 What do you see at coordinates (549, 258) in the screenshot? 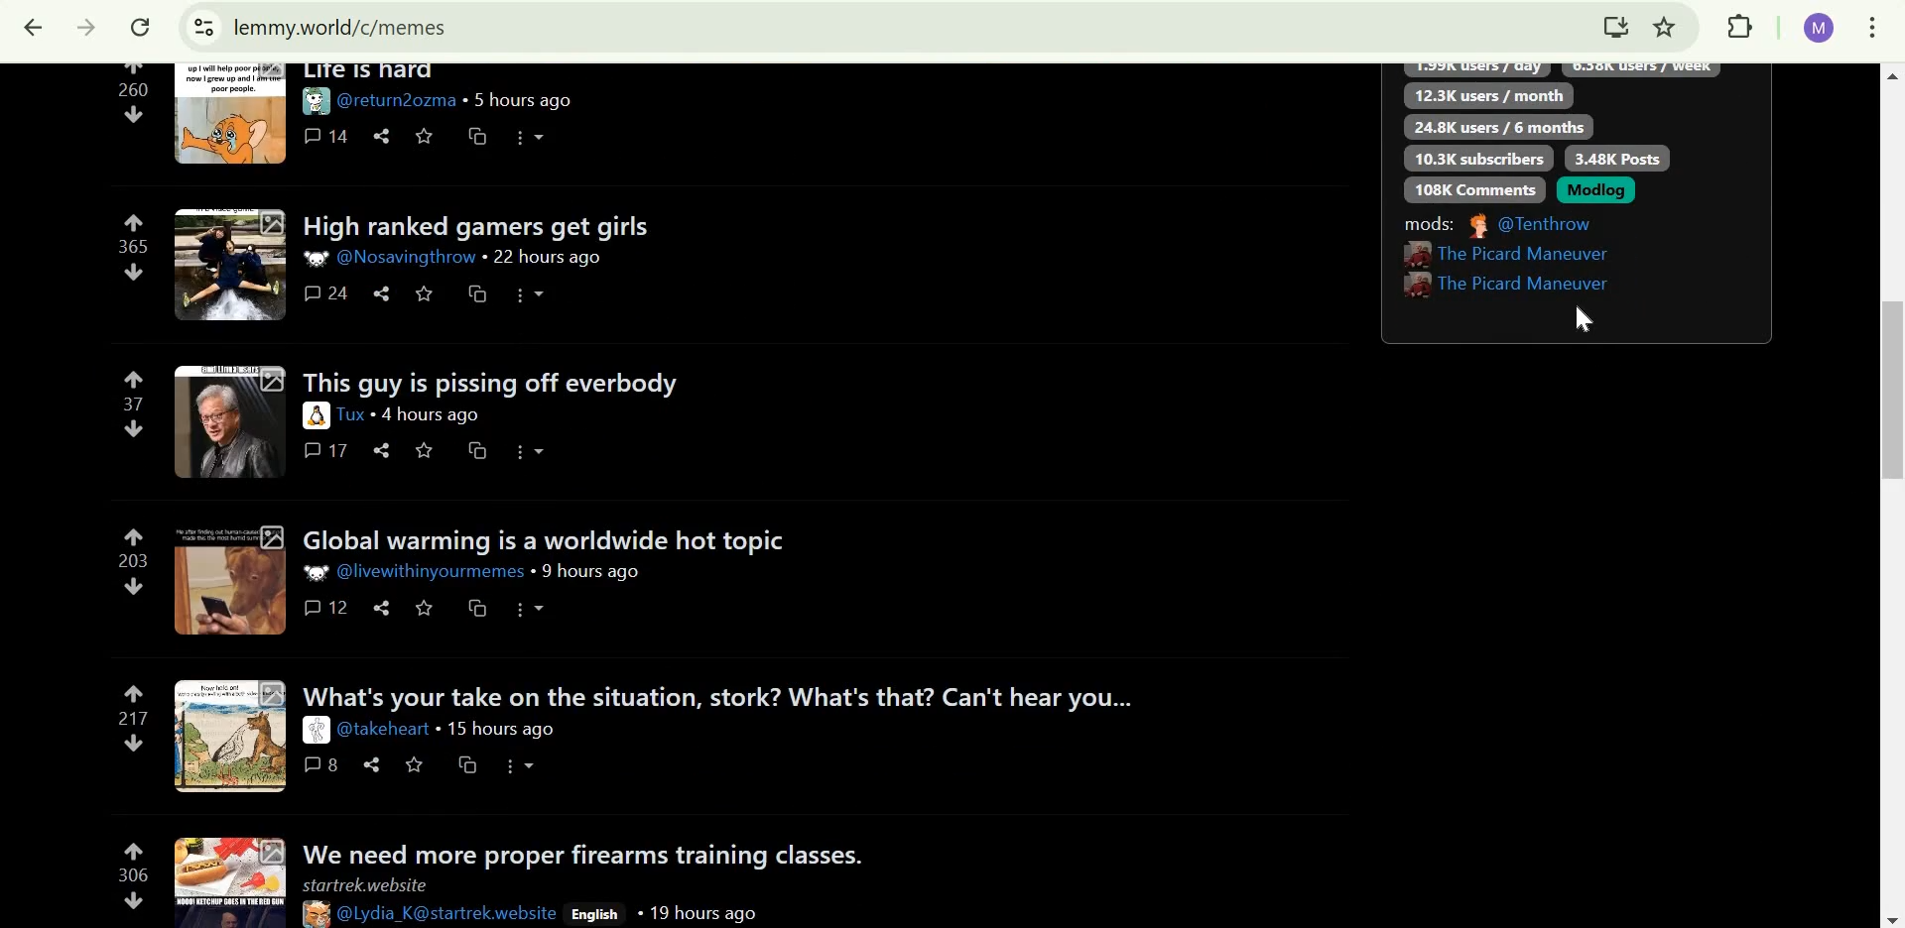
I see `22 hours ago` at bounding box center [549, 258].